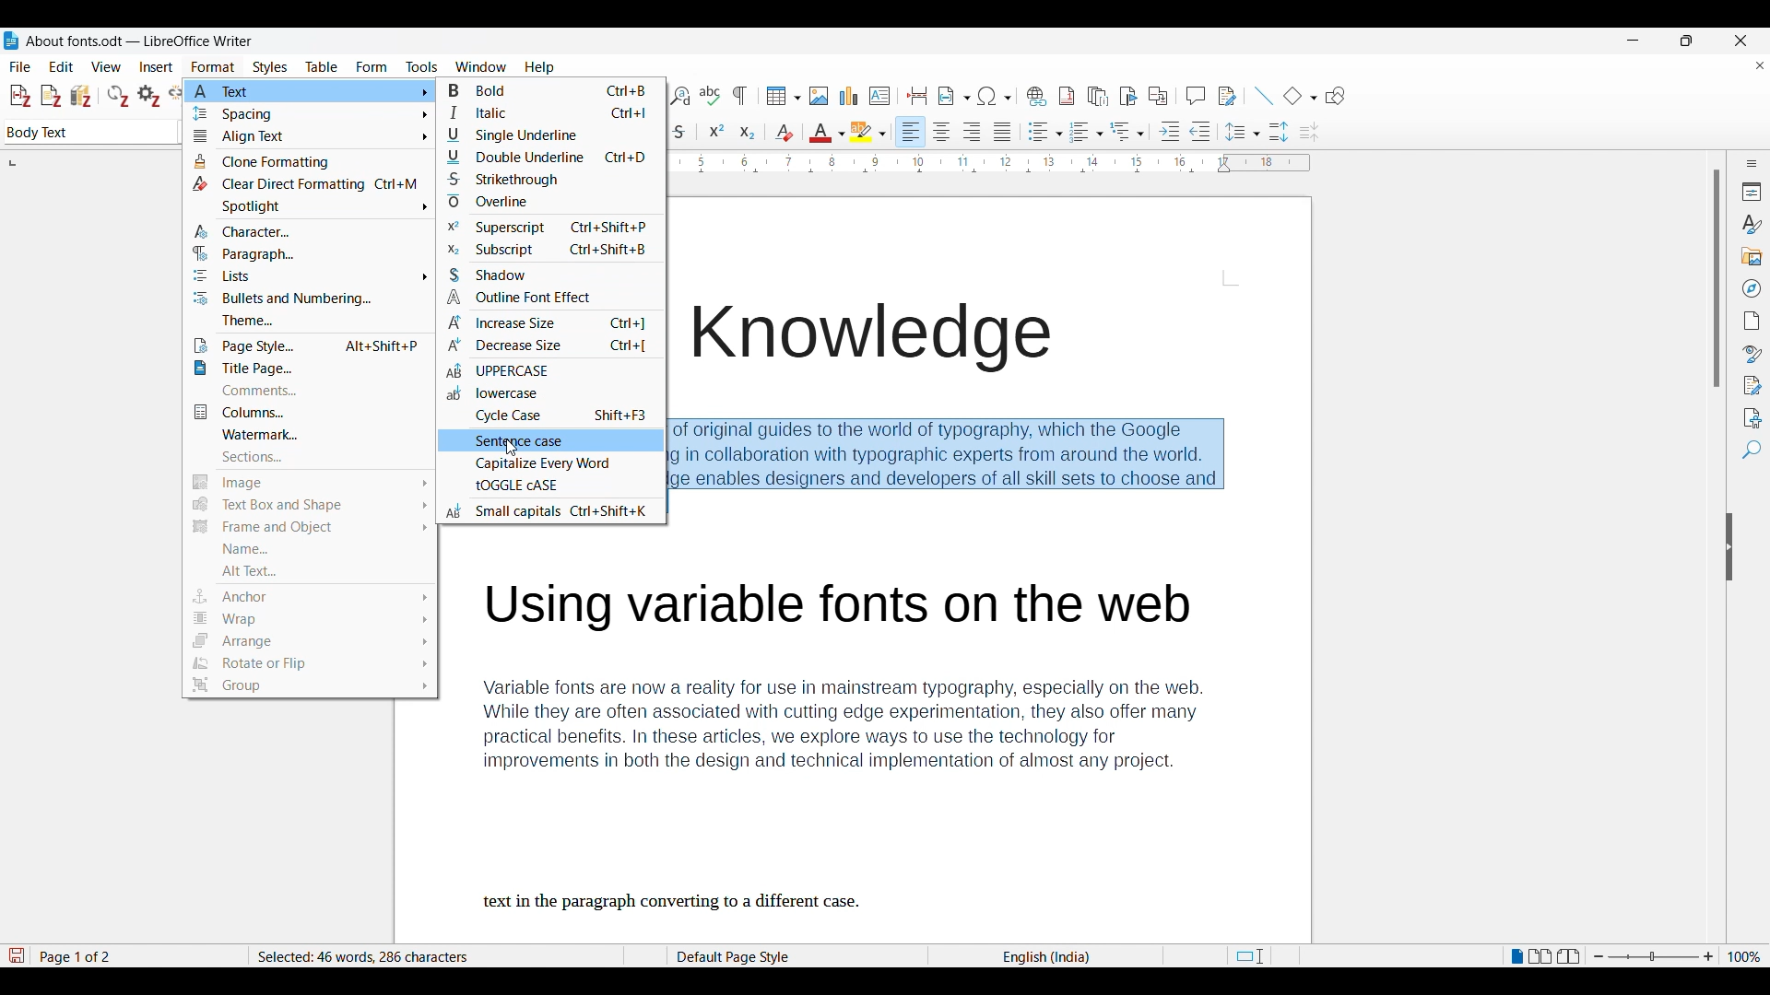  Describe the element at coordinates (879, 96) in the screenshot. I see `Insert text box` at that location.